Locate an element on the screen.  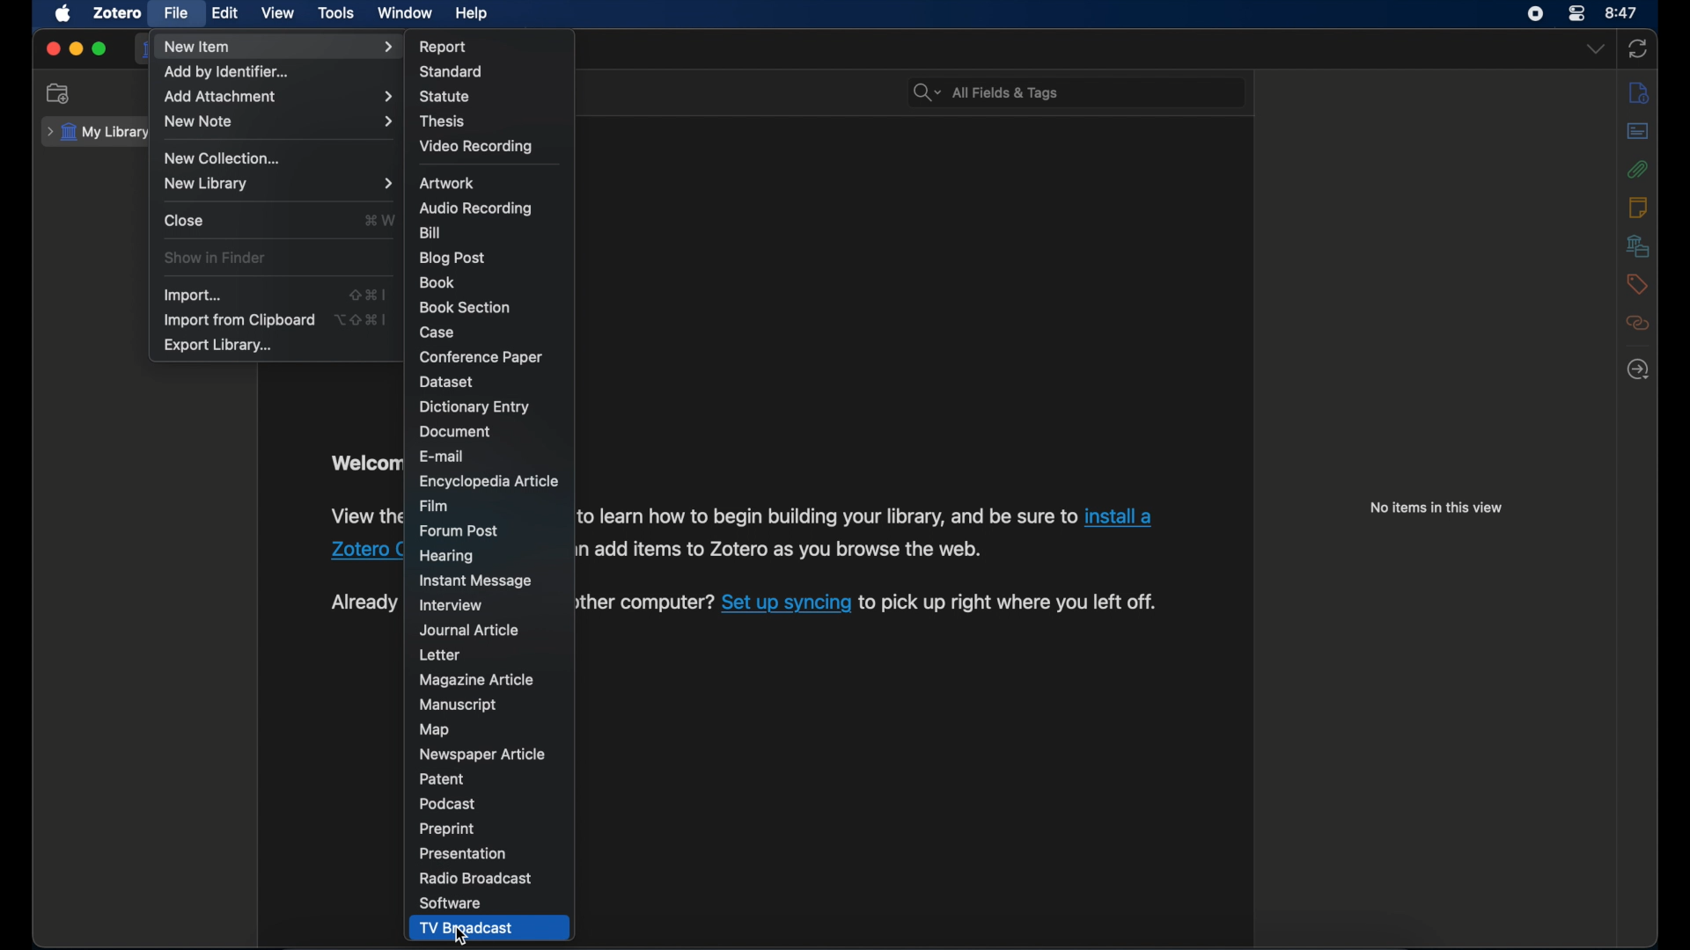
patent is located at coordinates (440, 779).